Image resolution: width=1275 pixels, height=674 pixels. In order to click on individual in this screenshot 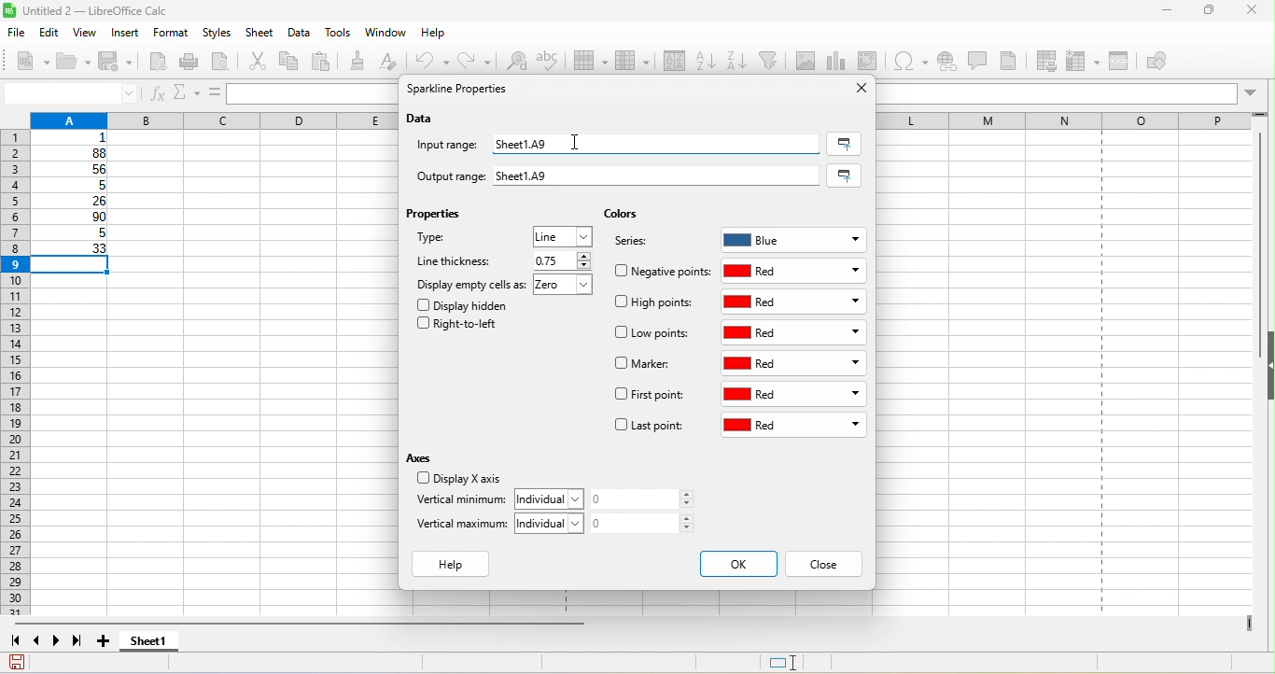, I will do `click(553, 498)`.